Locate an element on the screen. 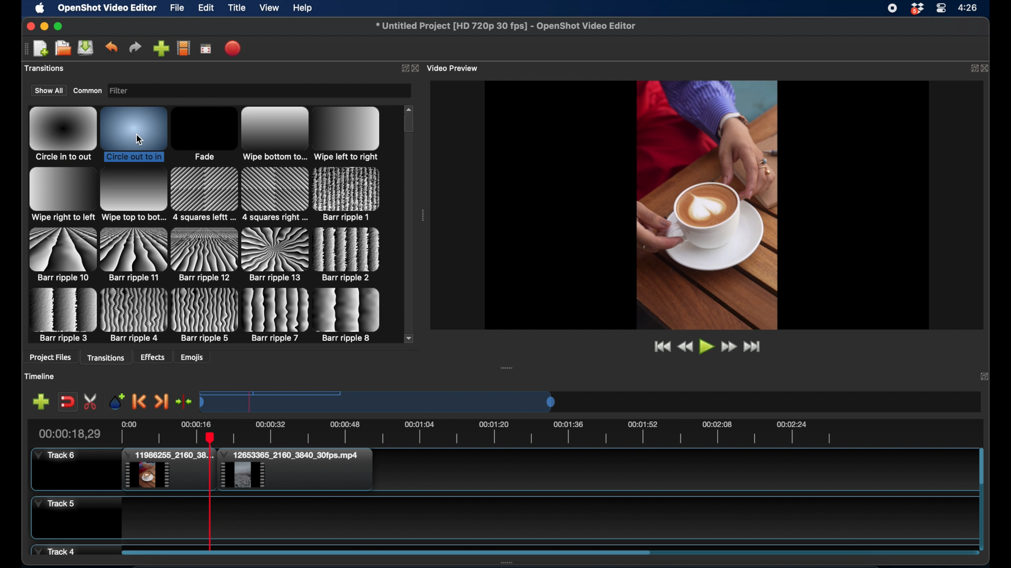  close is located at coordinates (28, 26).